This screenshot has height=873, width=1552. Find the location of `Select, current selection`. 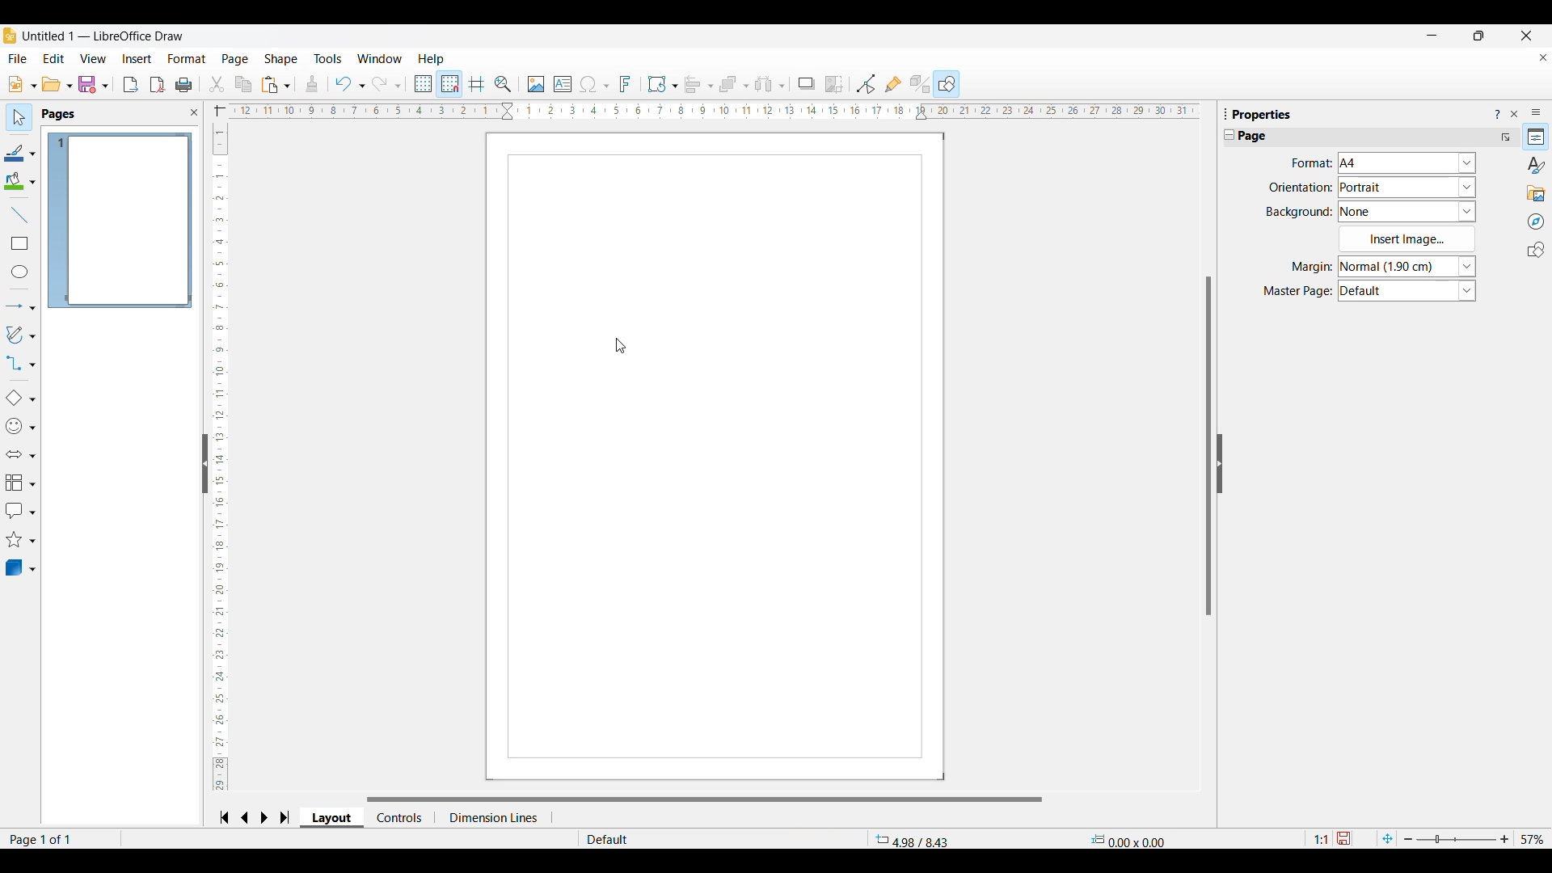

Select, current selection is located at coordinates (19, 117).